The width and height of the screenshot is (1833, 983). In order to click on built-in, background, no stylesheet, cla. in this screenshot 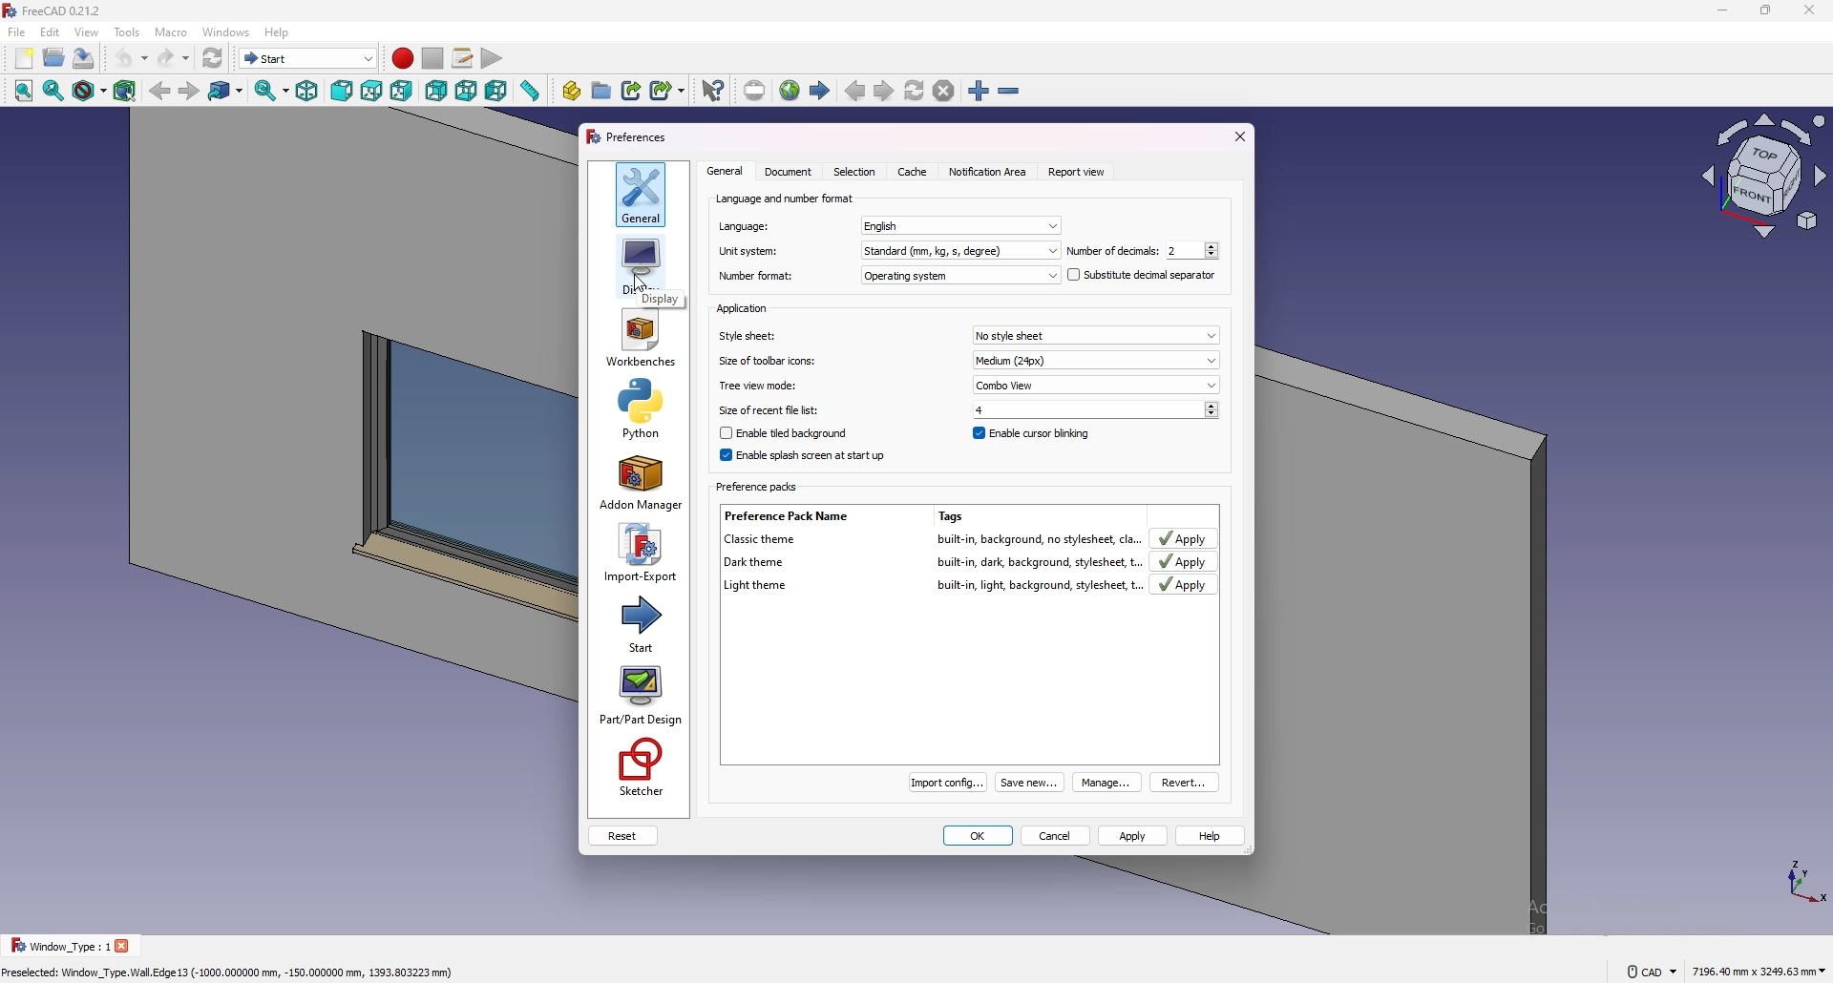, I will do `click(1036, 538)`.